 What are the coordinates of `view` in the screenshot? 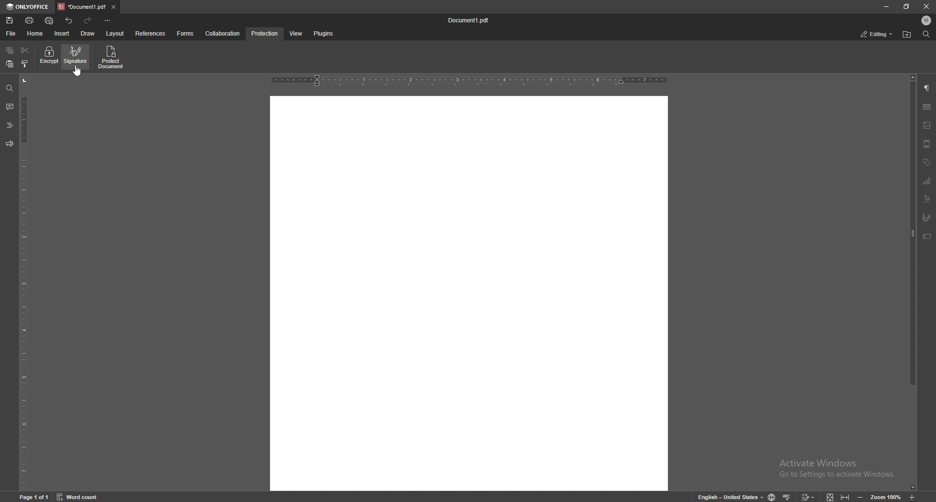 It's located at (294, 34).